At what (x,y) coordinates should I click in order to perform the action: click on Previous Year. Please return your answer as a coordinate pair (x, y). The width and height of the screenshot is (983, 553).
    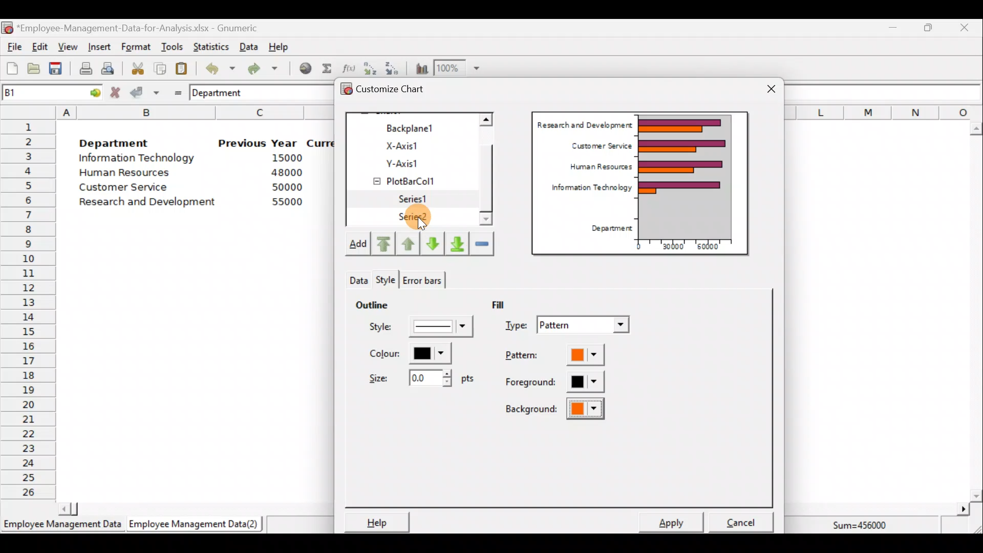
    Looking at the image, I should click on (258, 143).